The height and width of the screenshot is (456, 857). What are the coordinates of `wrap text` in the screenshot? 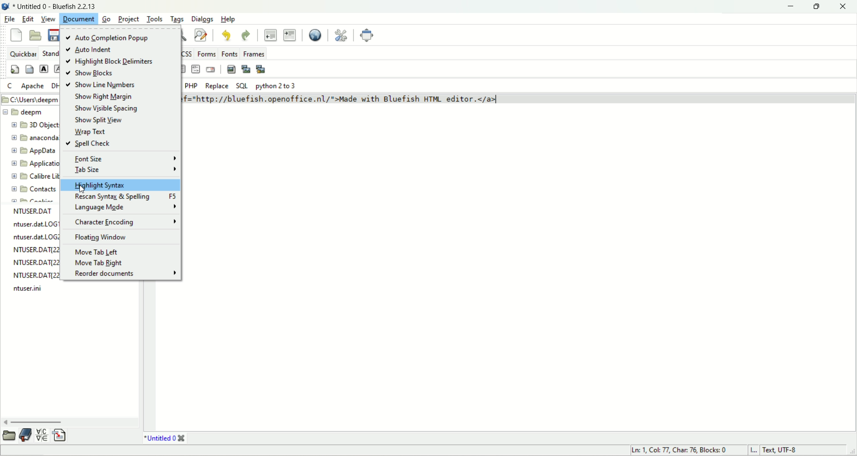 It's located at (88, 132).